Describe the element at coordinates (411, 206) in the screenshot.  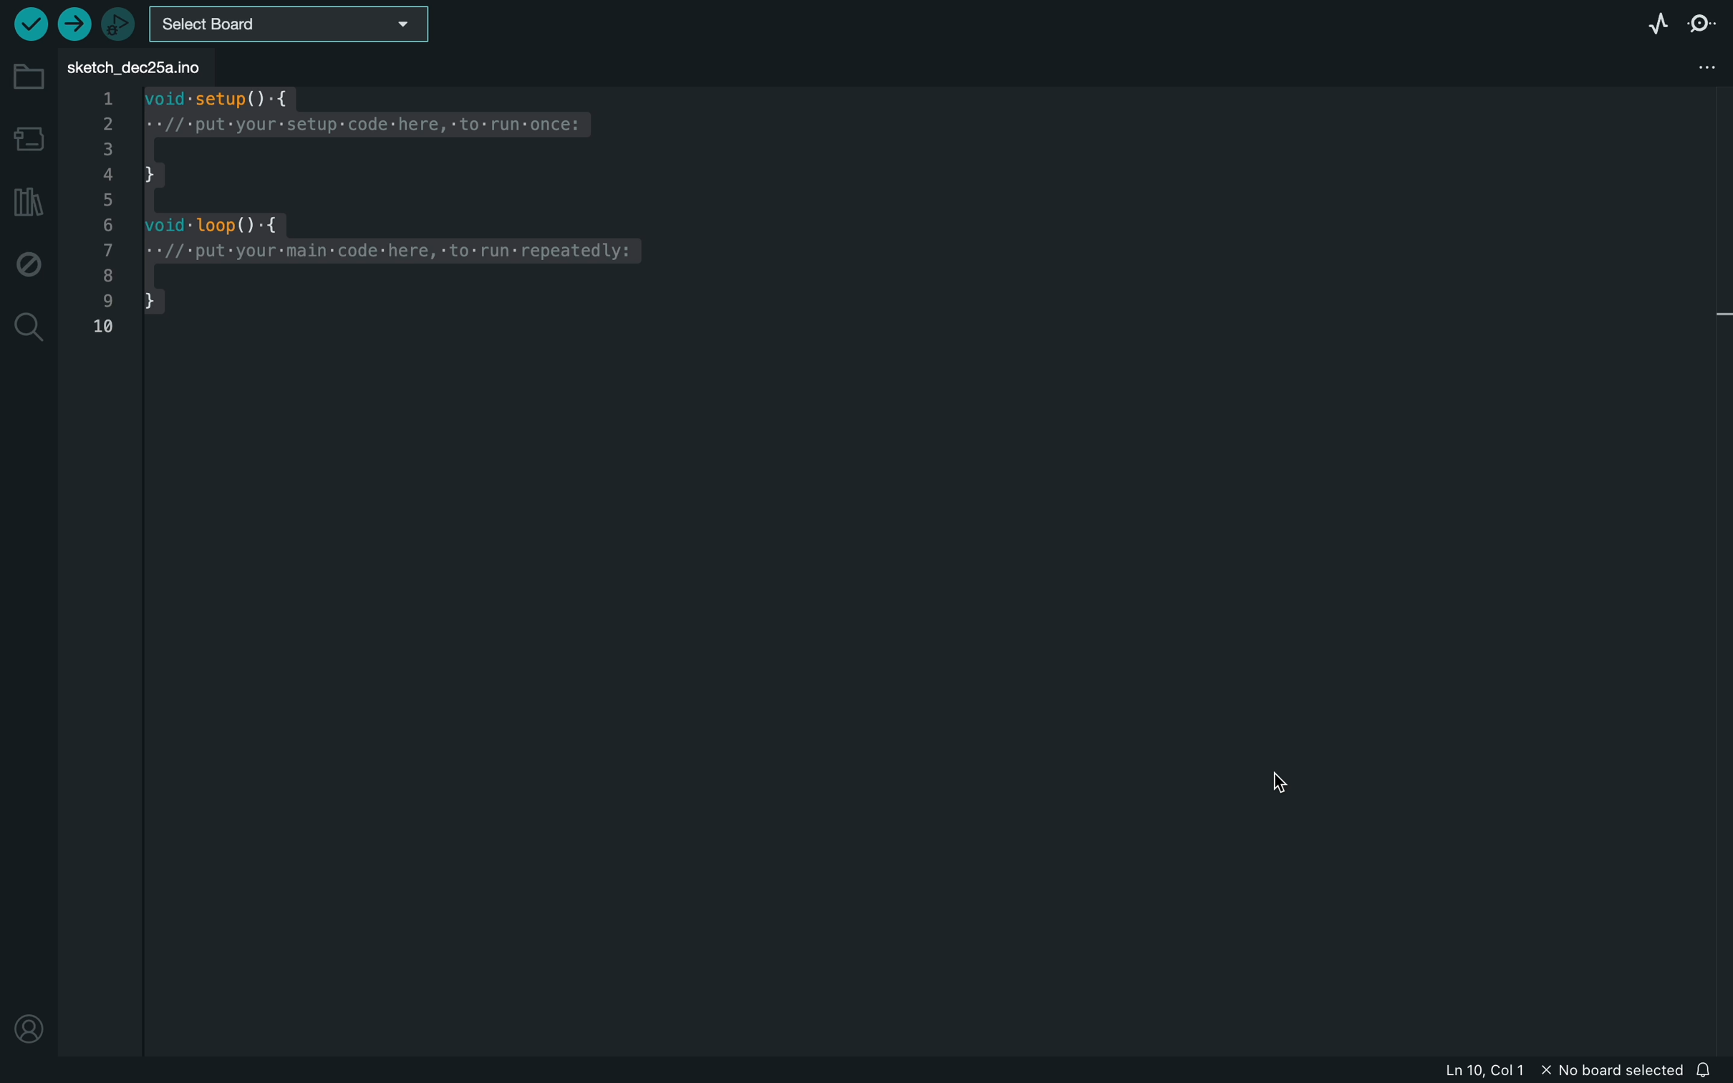
I see `code` at that location.